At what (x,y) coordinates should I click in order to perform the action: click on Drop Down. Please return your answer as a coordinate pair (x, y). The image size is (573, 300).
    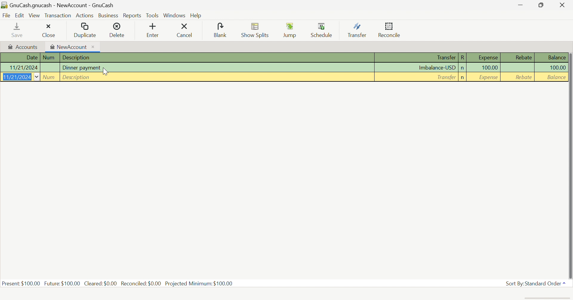
    Looking at the image, I should click on (37, 78).